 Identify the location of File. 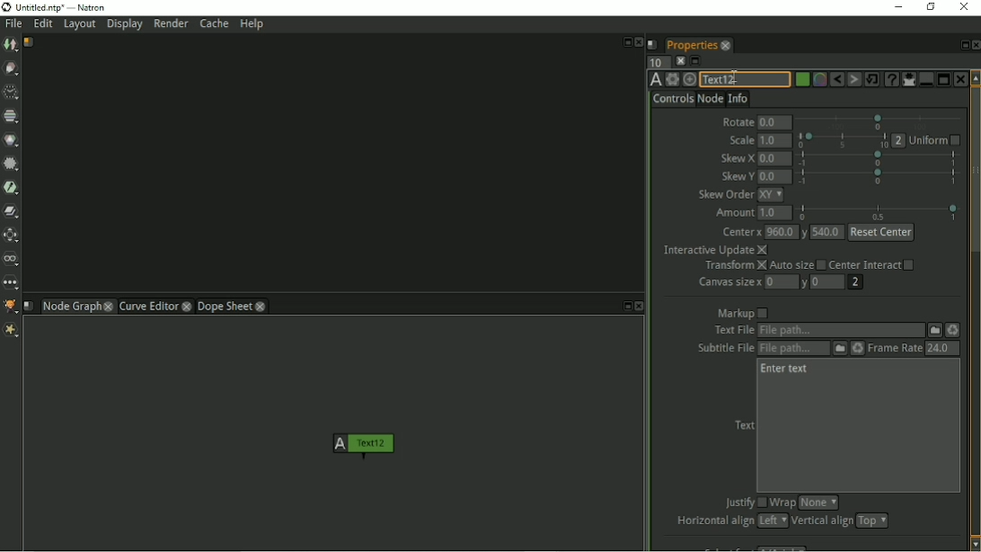
(935, 329).